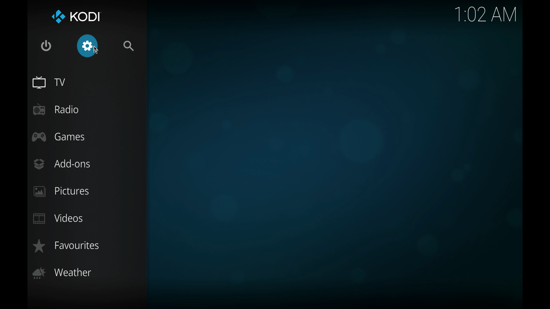  Describe the element at coordinates (87, 46) in the screenshot. I see `settings` at that location.